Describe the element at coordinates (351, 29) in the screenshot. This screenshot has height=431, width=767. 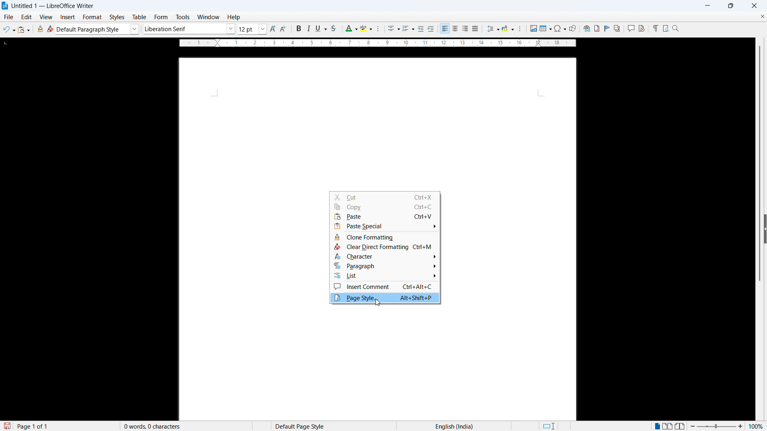
I see `Font colour ` at that location.